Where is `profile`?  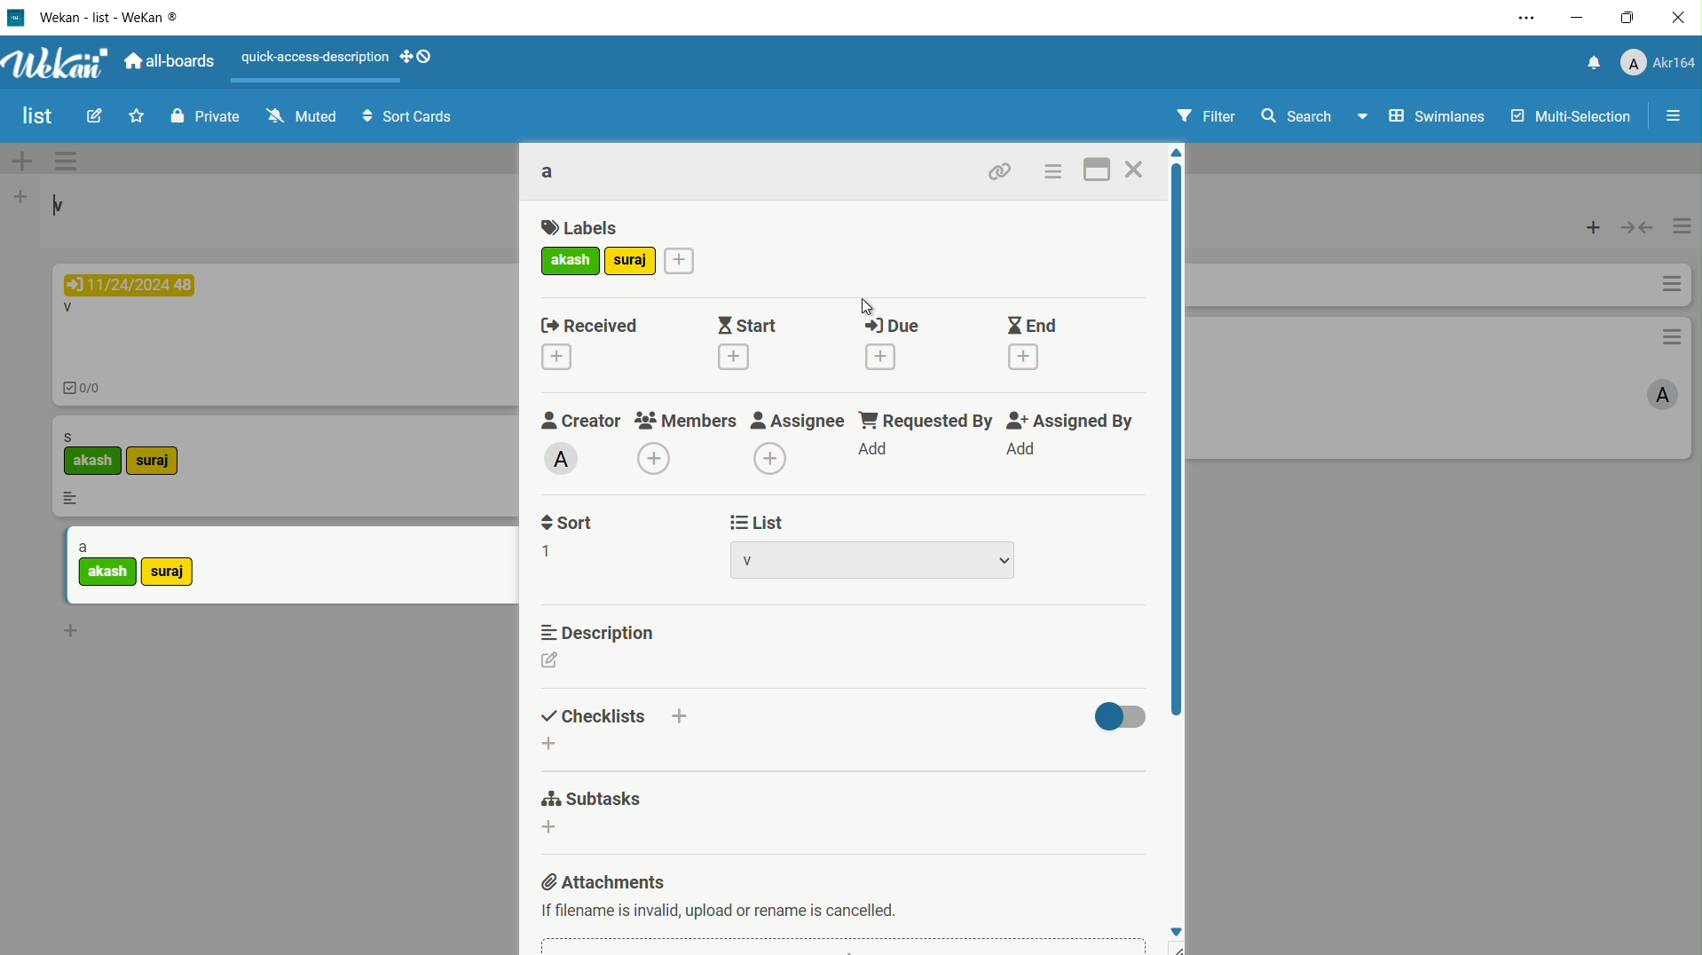
profile is located at coordinates (1659, 63).